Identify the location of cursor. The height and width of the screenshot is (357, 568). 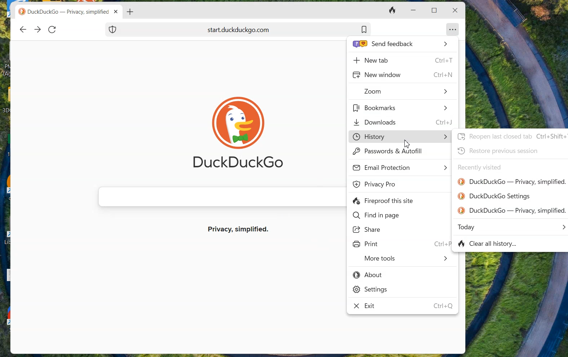
(405, 144).